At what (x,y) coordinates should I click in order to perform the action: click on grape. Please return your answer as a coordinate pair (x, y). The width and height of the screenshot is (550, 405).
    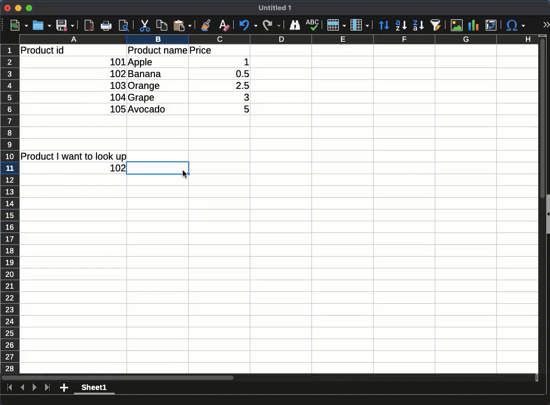
    Looking at the image, I should click on (142, 98).